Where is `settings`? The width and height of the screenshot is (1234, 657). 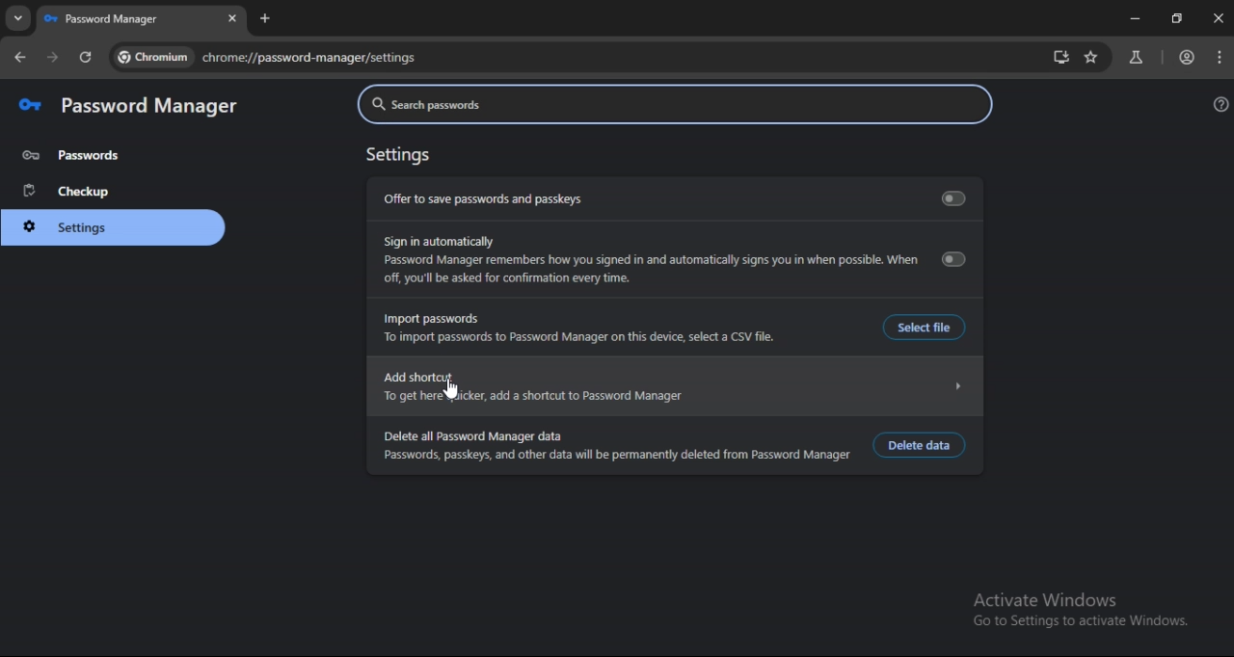 settings is located at coordinates (398, 155).